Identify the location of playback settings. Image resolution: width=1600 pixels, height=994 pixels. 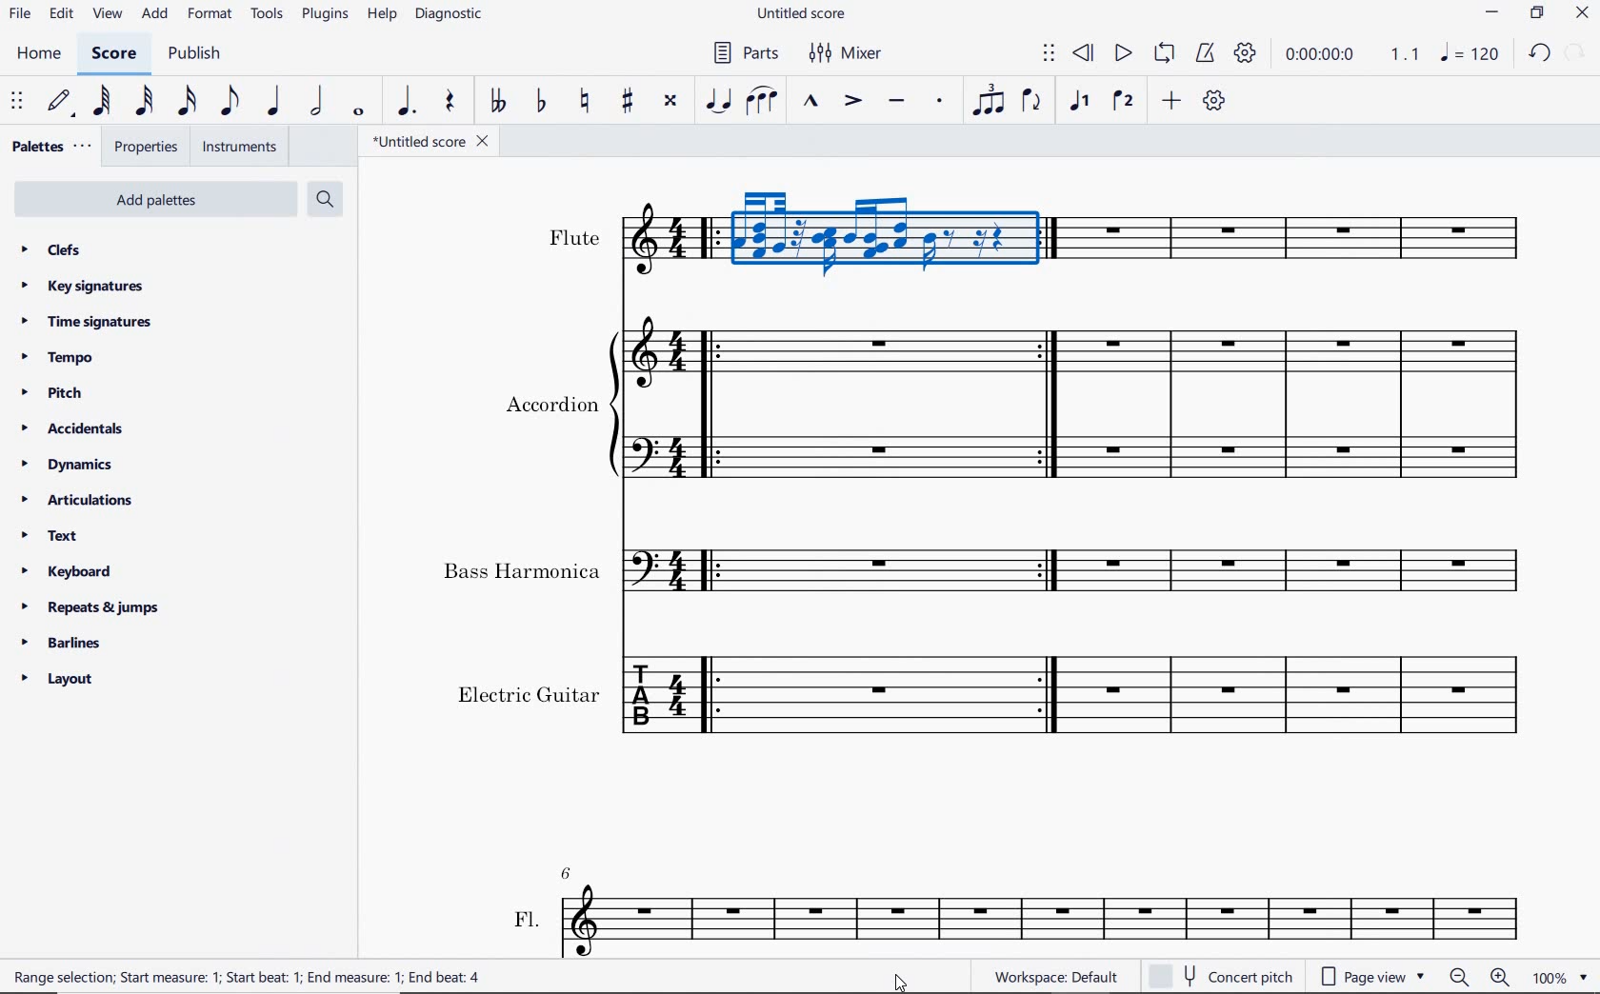
(1245, 51).